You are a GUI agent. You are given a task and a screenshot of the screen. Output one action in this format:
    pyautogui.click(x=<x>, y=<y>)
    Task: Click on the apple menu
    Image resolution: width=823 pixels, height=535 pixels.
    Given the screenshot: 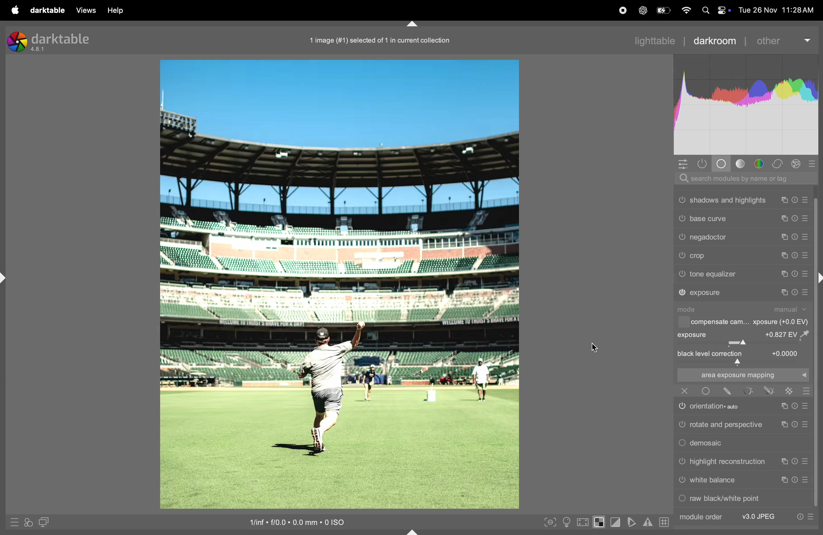 What is the action you would take?
    pyautogui.click(x=13, y=10)
    